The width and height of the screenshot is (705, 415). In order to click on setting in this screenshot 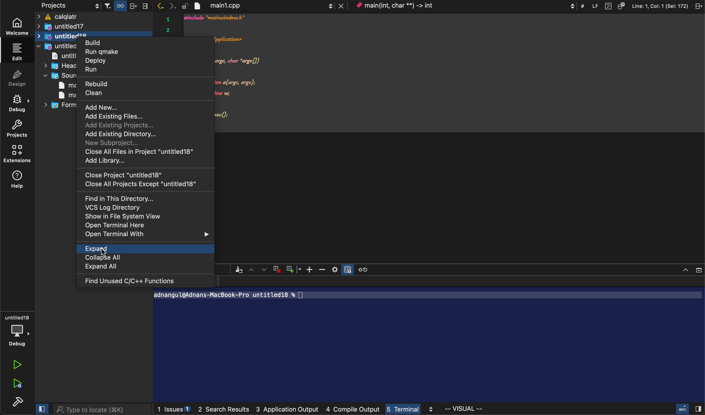, I will do `click(334, 269)`.